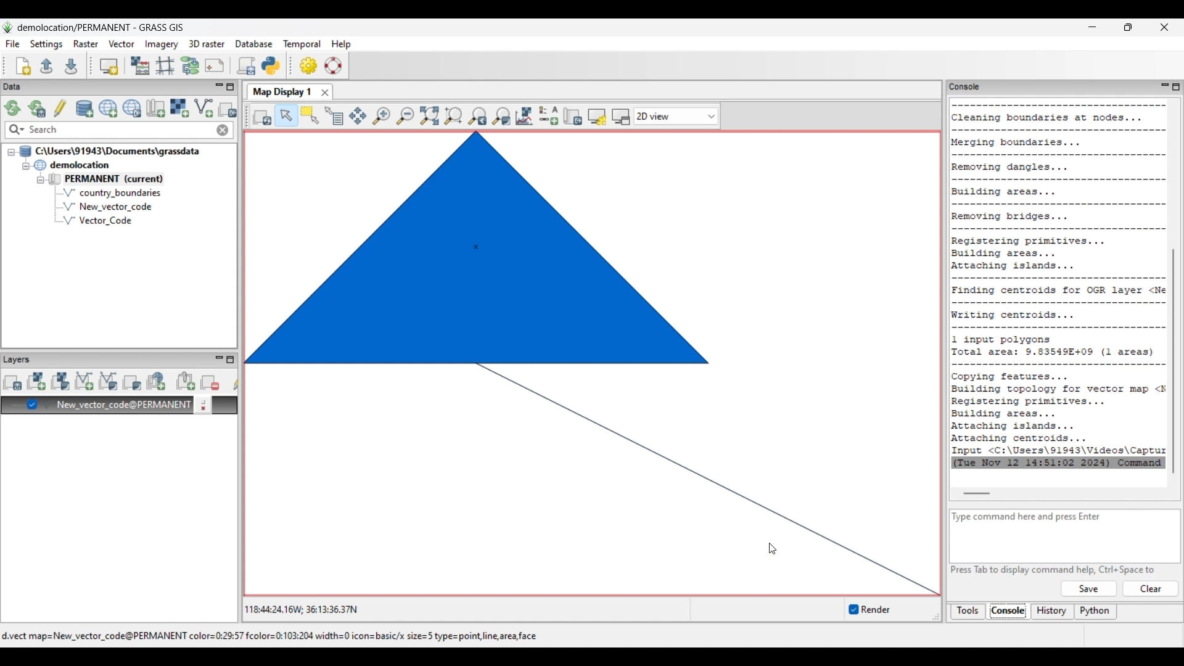  I want to click on Click to show/hide new layer added, so click(32, 405).